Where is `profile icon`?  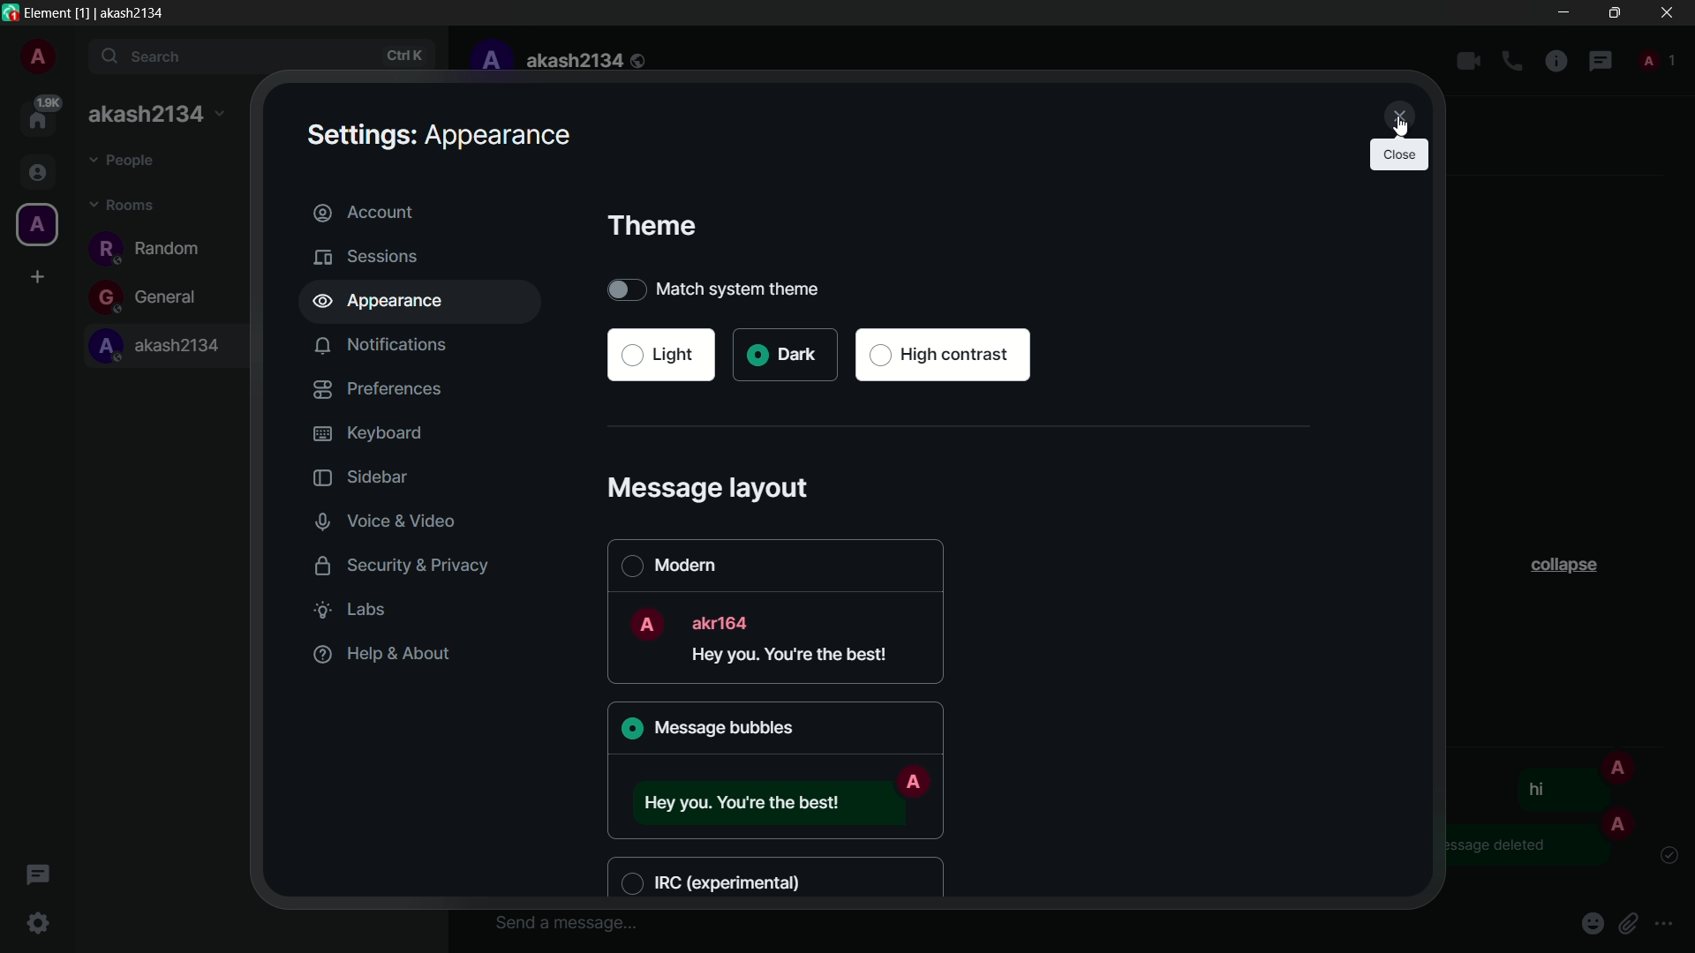 profile icon is located at coordinates (645, 624).